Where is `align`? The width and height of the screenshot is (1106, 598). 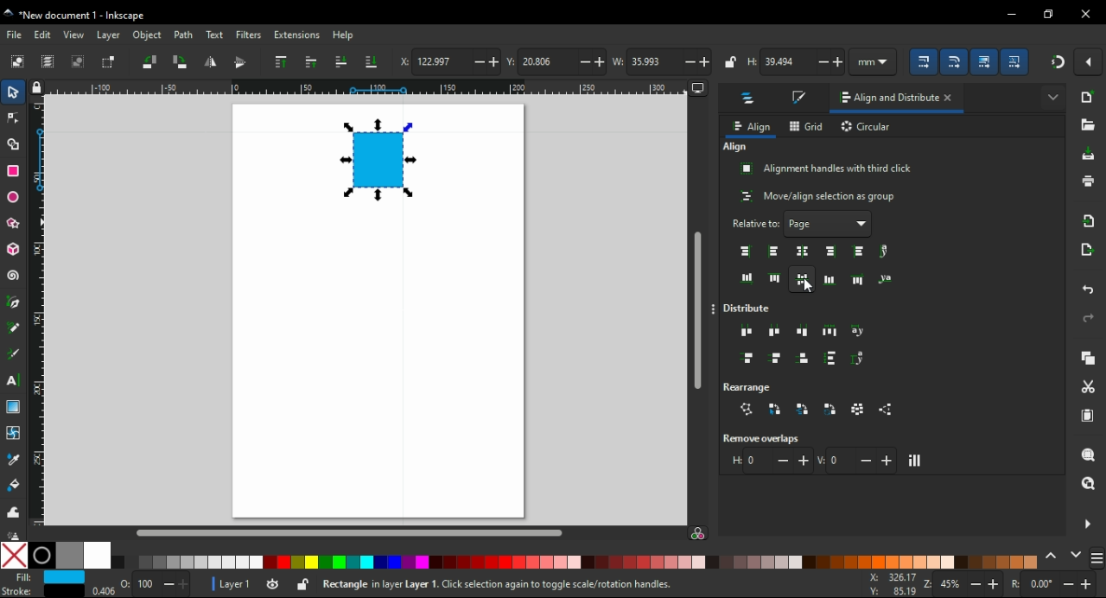 align is located at coordinates (751, 127).